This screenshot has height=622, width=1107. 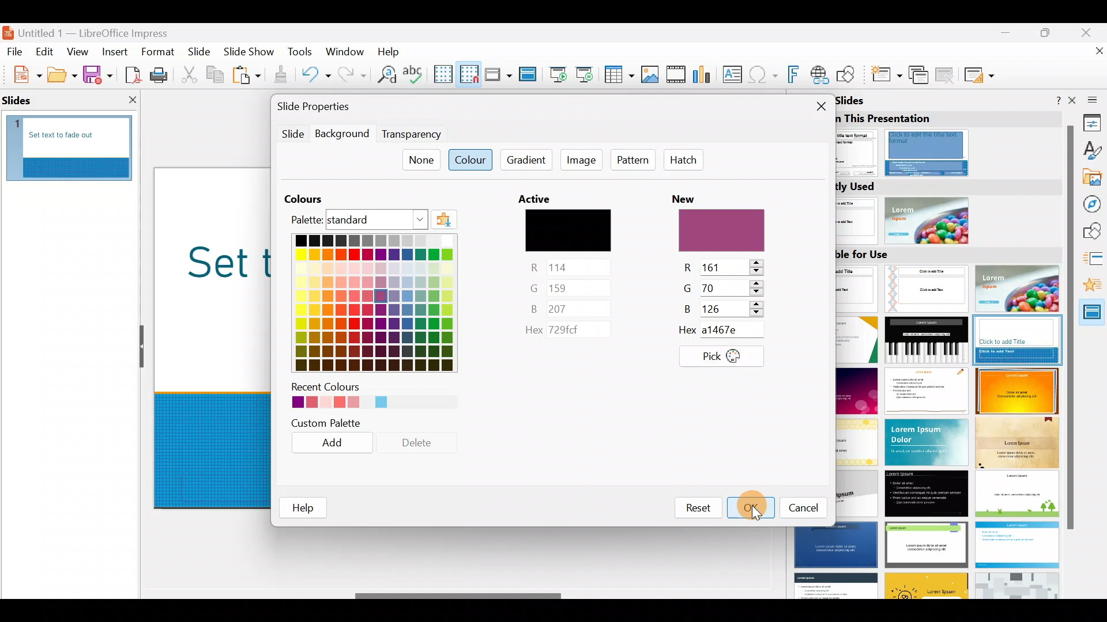 What do you see at coordinates (391, 51) in the screenshot?
I see `Help` at bounding box center [391, 51].